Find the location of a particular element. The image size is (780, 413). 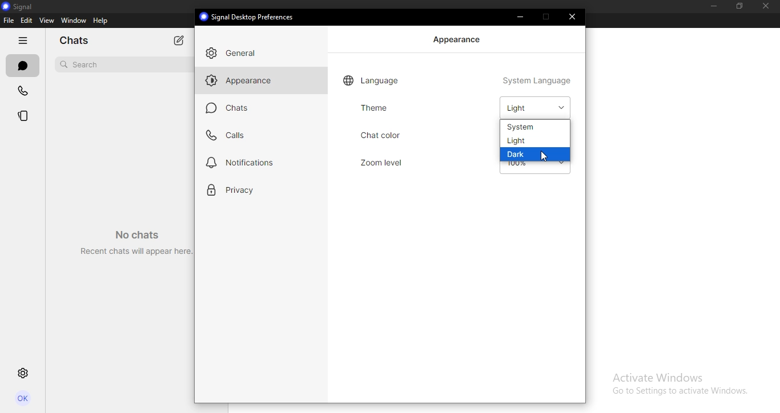

window is located at coordinates (73, 21).